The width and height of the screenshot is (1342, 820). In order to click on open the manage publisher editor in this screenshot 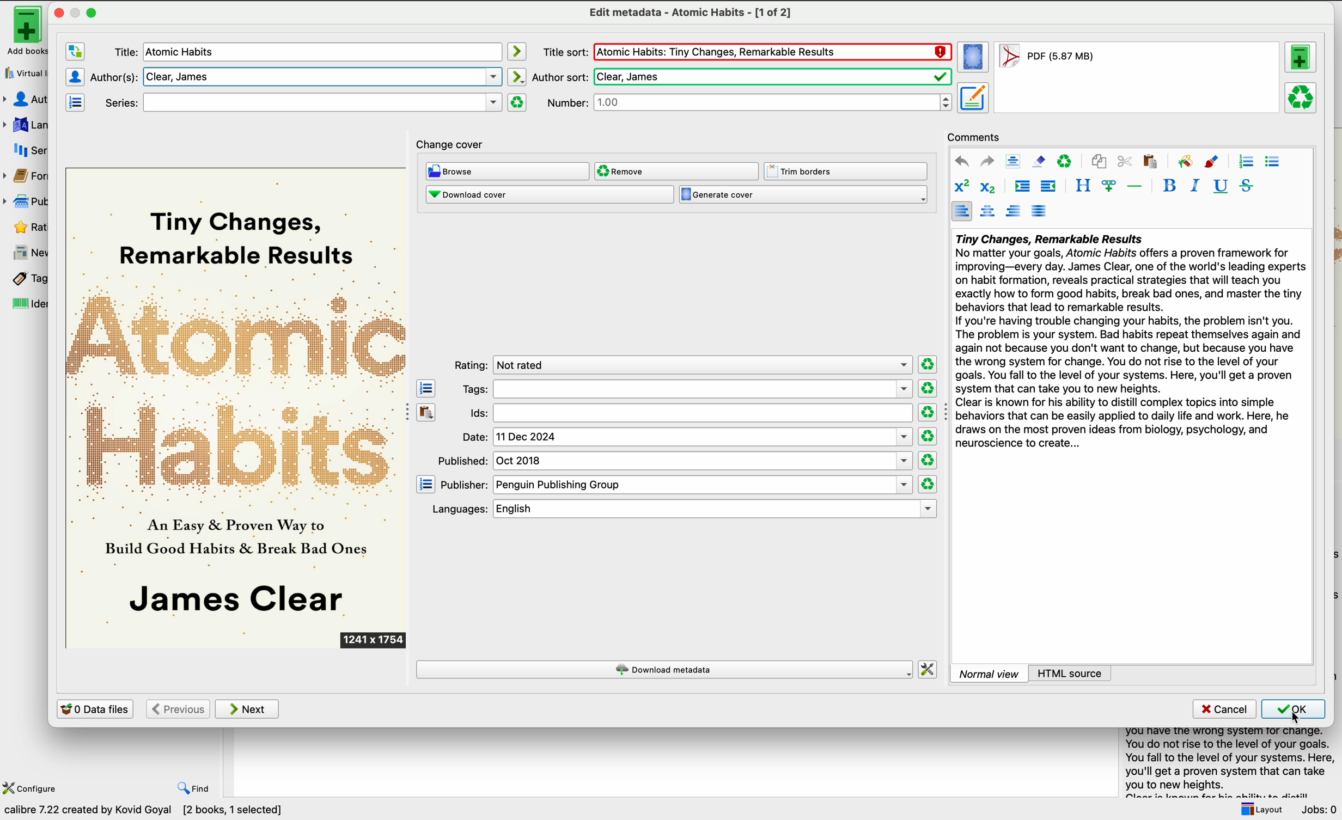, I will do `click(426, 484)`.